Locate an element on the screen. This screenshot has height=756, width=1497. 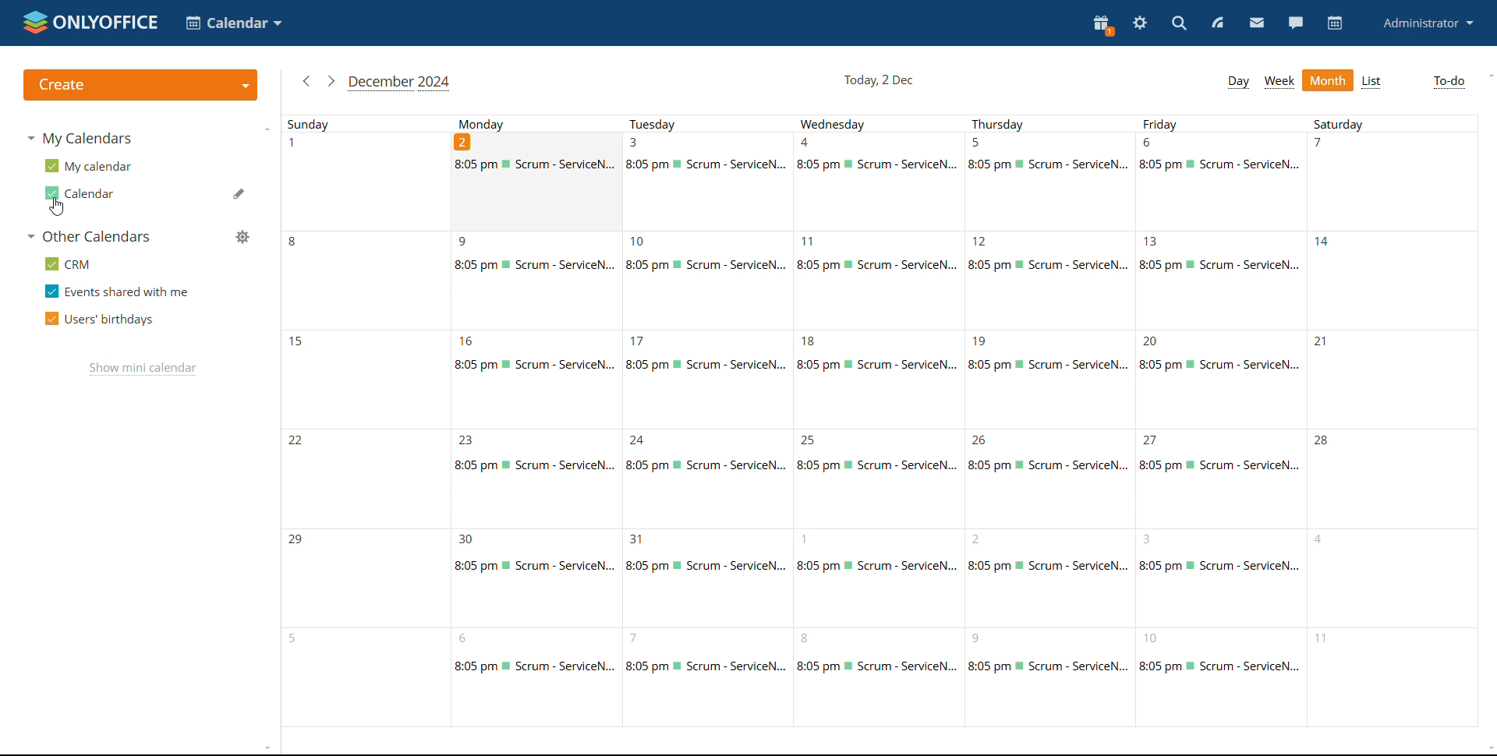
24 is located at coordinates (702, 482).